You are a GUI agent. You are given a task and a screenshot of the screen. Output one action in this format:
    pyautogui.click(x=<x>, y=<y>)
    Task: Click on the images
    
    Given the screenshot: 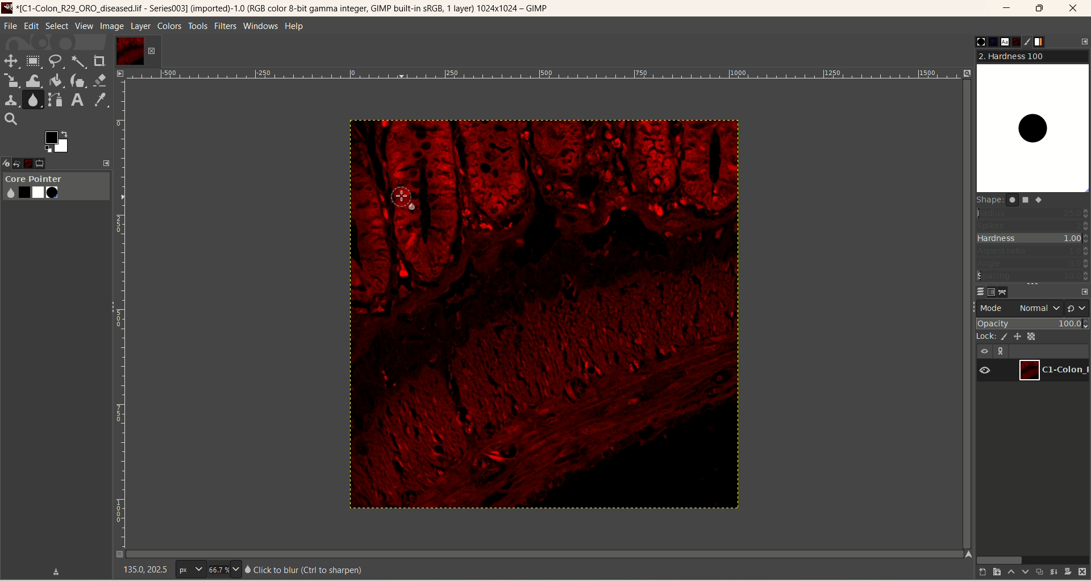 What is the action you would take?
    pyautogui.click(x=36, y=161)
    